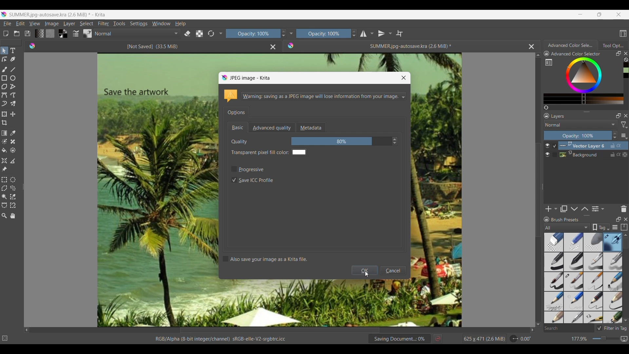 This screenshot has width=629, height=354. I want to click on Basic subtab, current selection, so click(238, 127).